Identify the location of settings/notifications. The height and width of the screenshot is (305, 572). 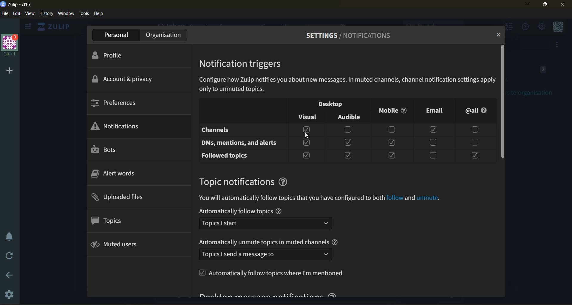
(347, 36).